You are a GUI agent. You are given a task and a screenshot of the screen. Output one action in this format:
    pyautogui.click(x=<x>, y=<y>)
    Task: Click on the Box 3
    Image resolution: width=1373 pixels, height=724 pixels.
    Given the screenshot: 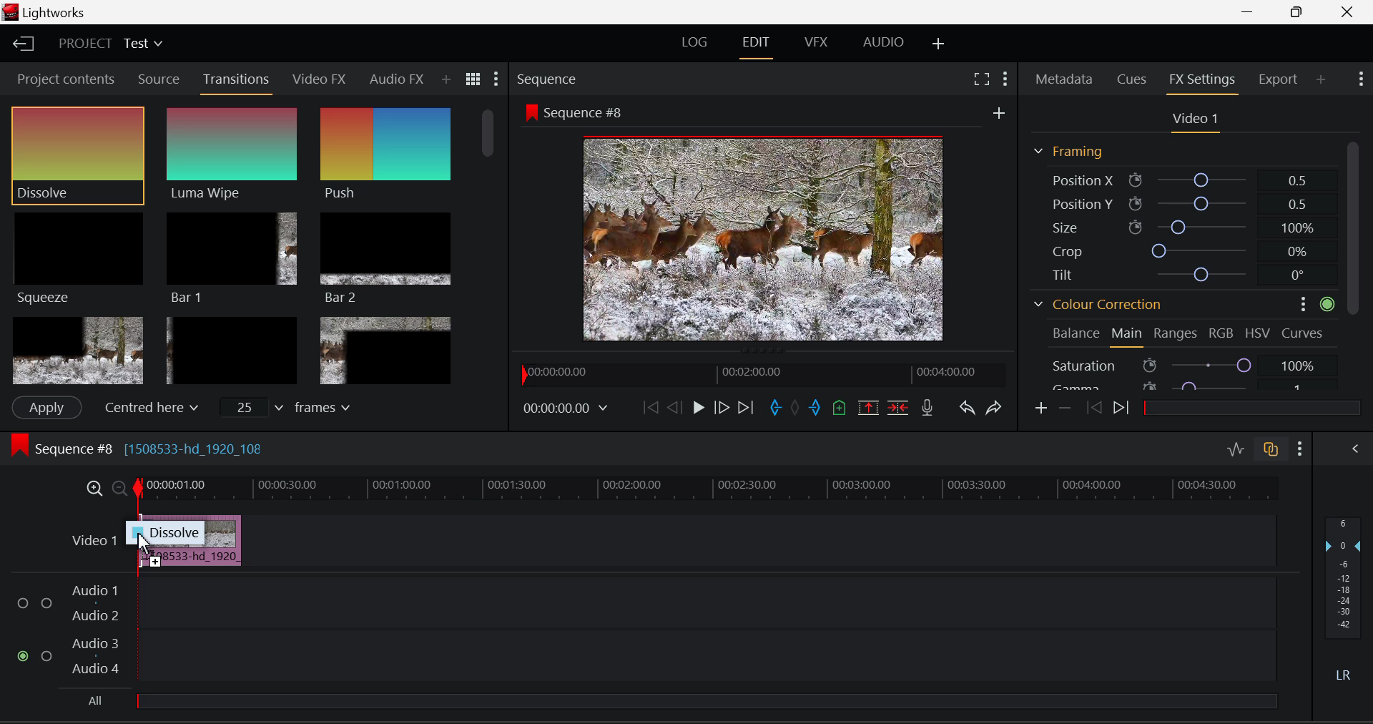 What is the action you would take?
    pyautogui.click(x=385, y=350)
    